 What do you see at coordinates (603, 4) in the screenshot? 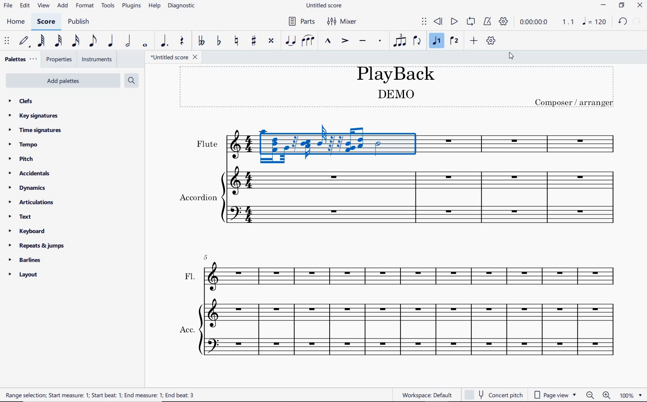
I see `minimize` at bounding box center [603, 4].